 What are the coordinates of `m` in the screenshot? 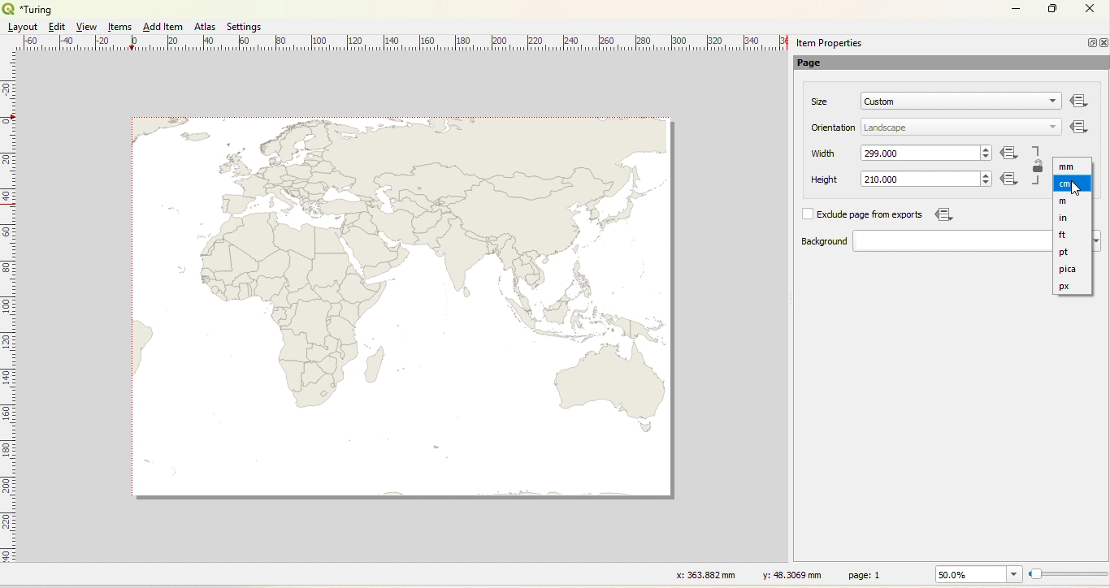 It's located at (1065, 201).